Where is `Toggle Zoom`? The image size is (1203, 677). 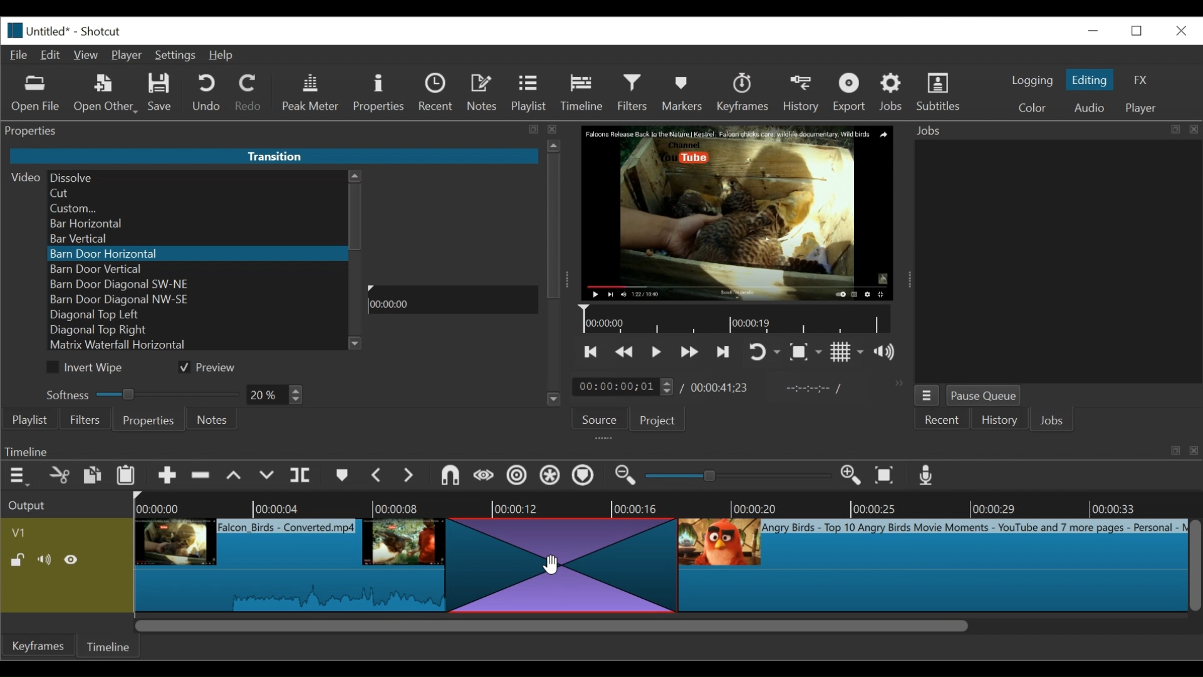
Toggle Zoom is located at coordinates (806, 352).